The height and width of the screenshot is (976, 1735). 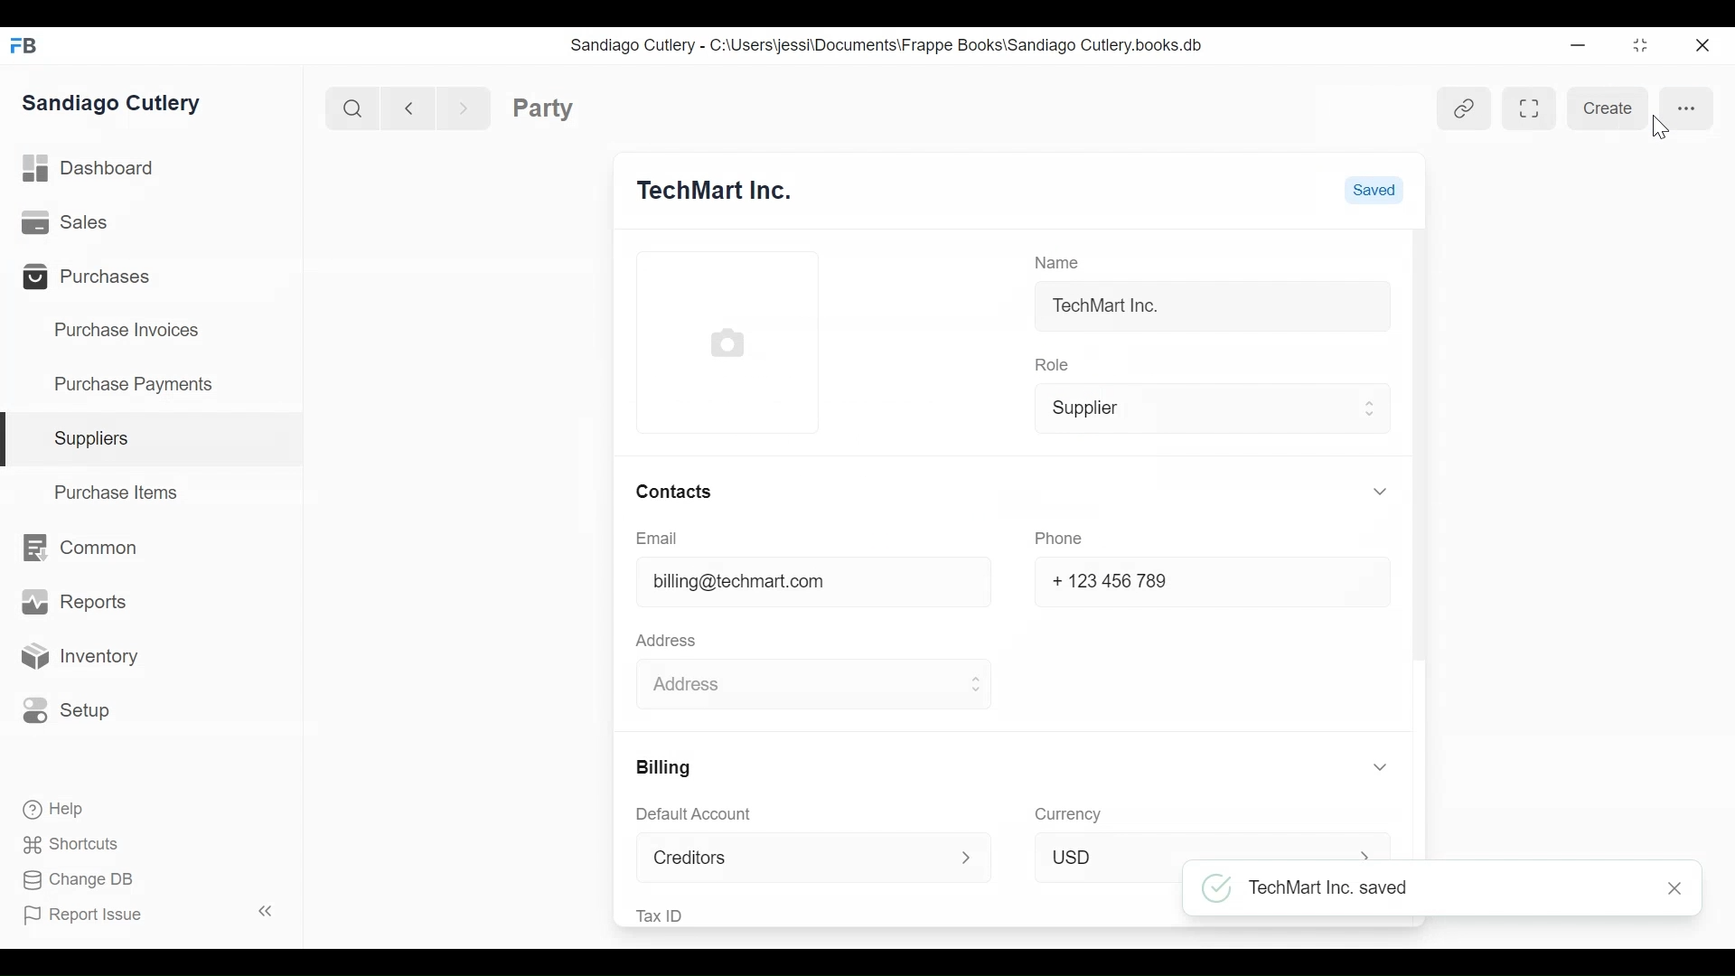 What do you see at coordinates (1367, 764) in the screenshot?
I see `expand` at bounding box center [1367, 764].